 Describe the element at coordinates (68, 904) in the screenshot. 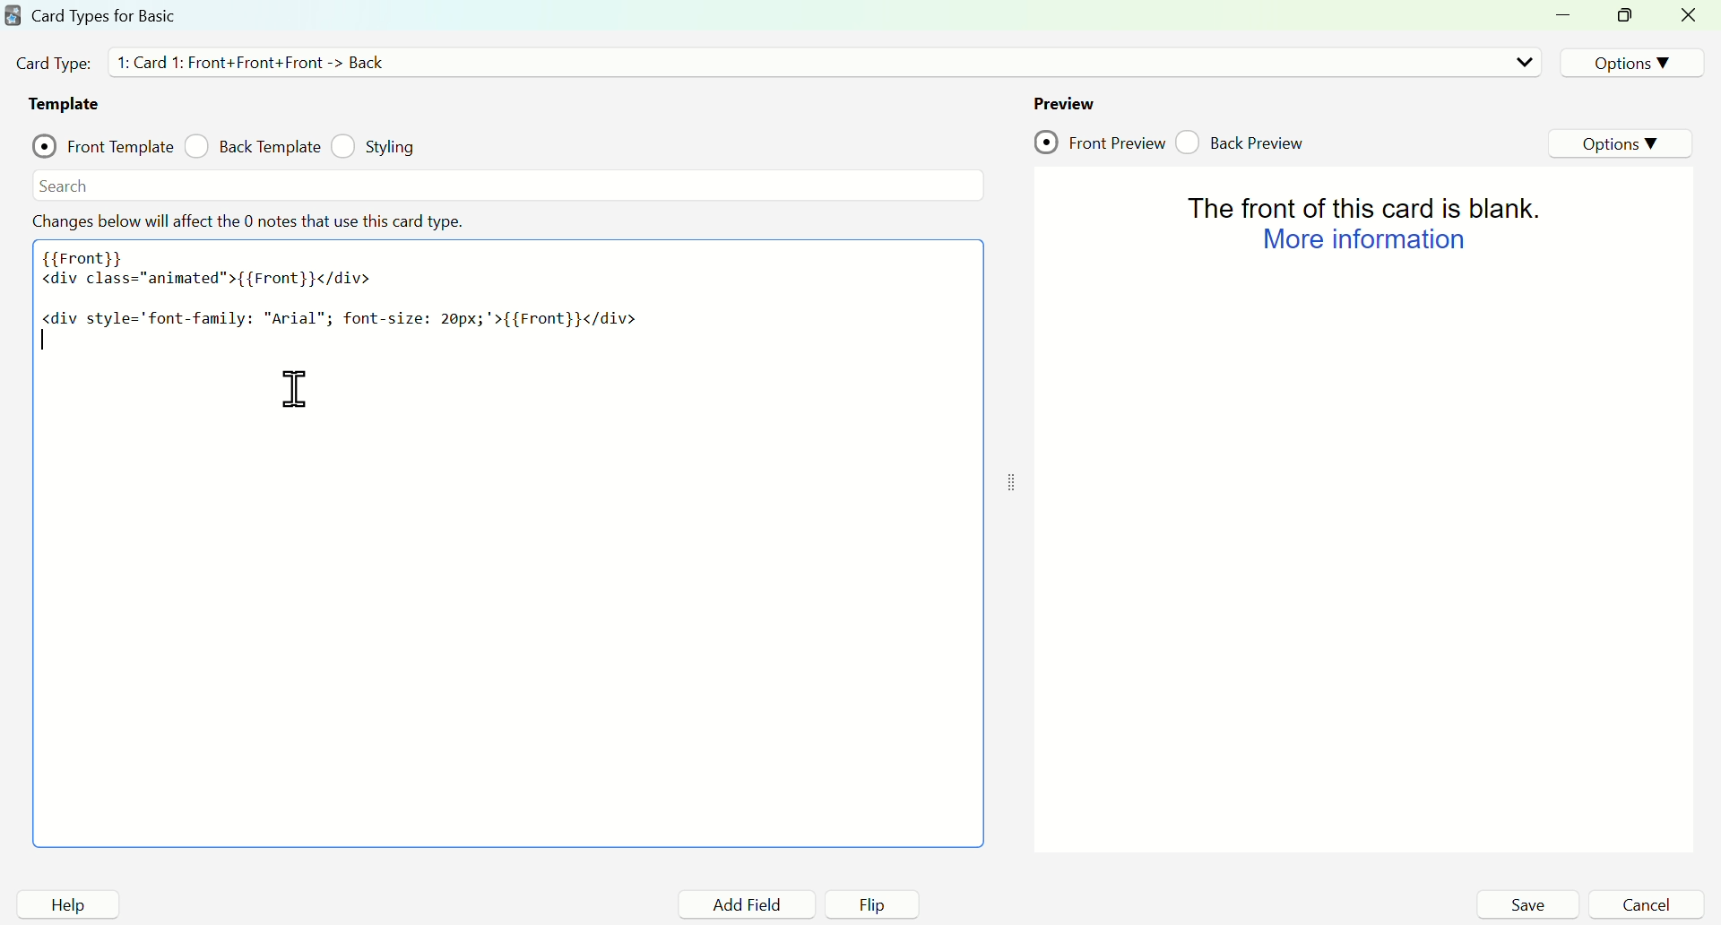

I see `help` at that location.